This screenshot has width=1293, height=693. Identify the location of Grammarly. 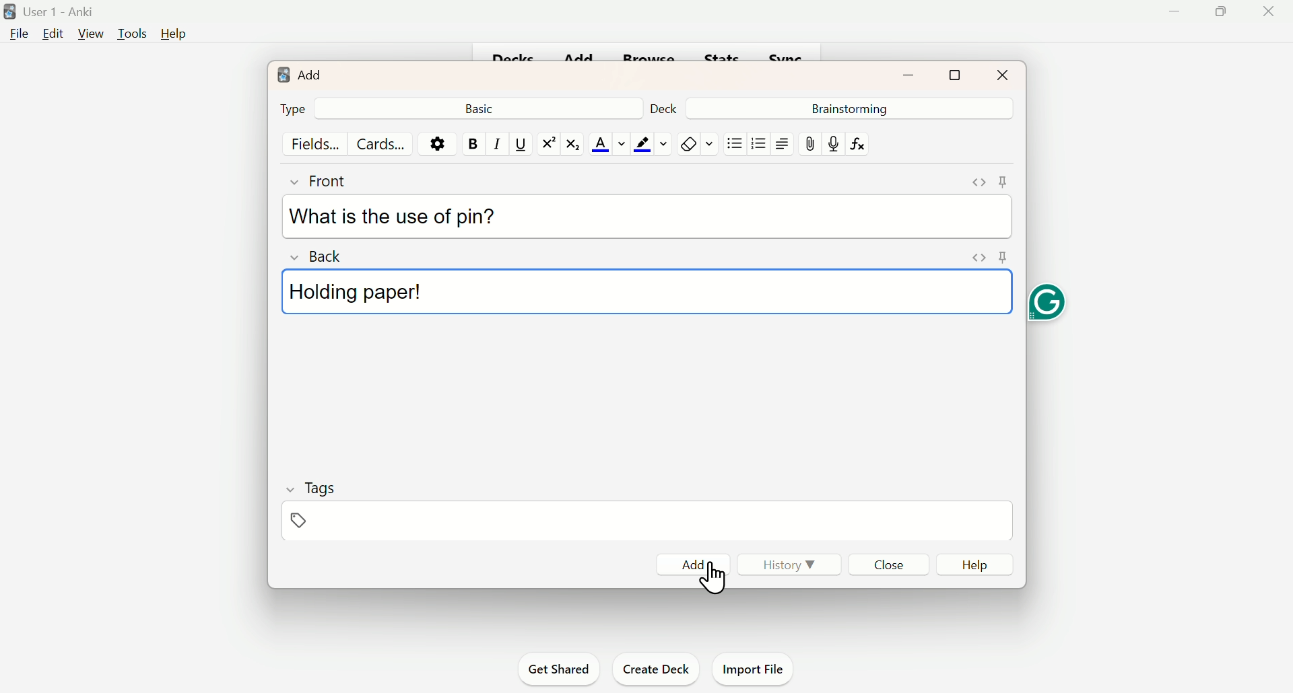
(1046, 305).